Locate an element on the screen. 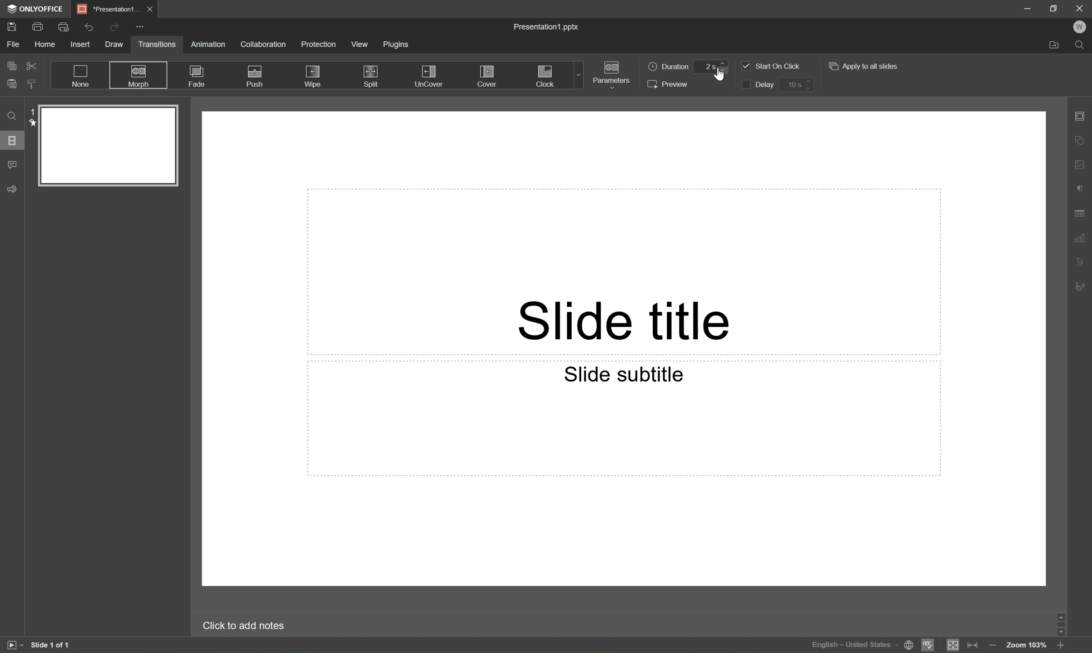  1 is located at coordinates (28, 111).